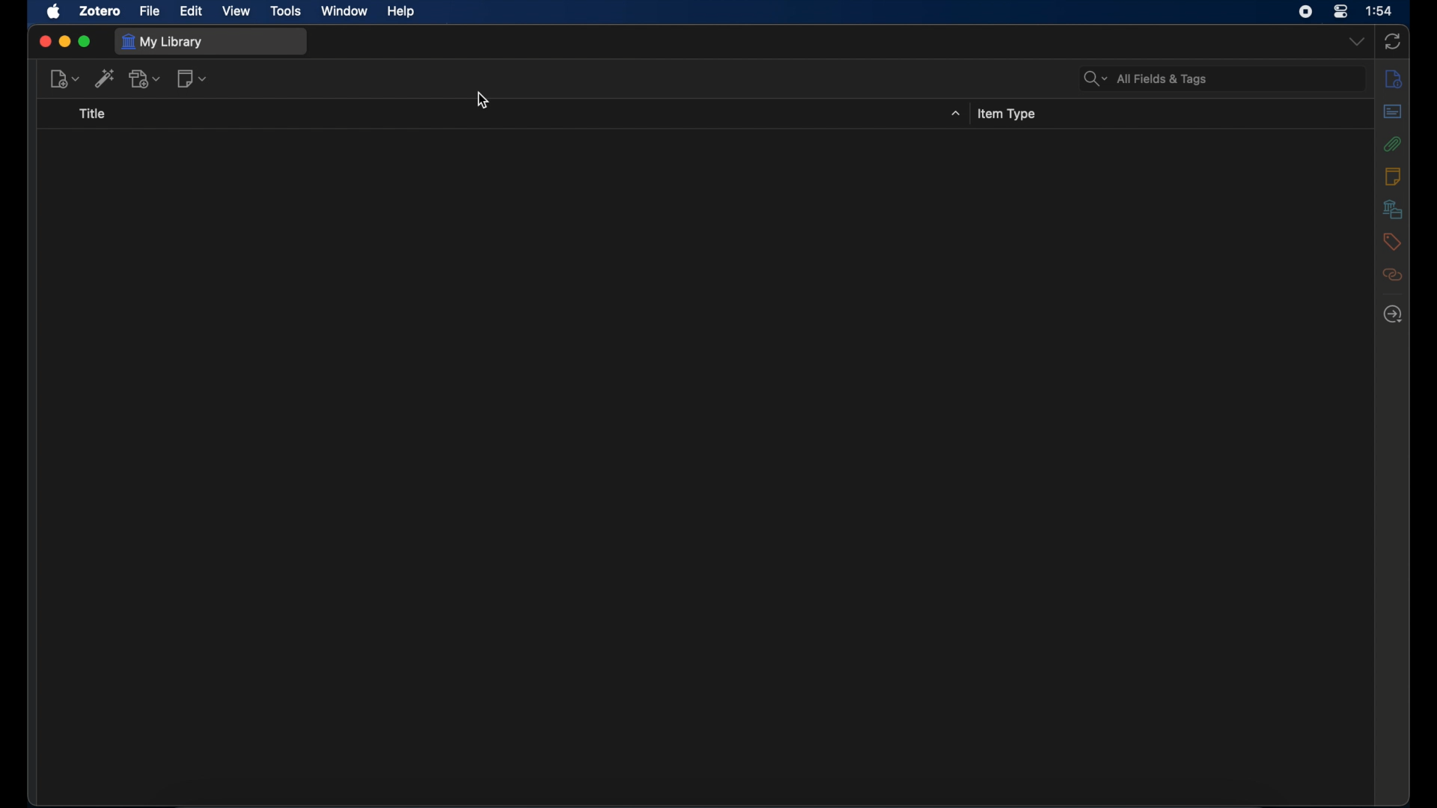  Describe the element at coordinates (97, 112) in the screenshot. I see `title` at that location.